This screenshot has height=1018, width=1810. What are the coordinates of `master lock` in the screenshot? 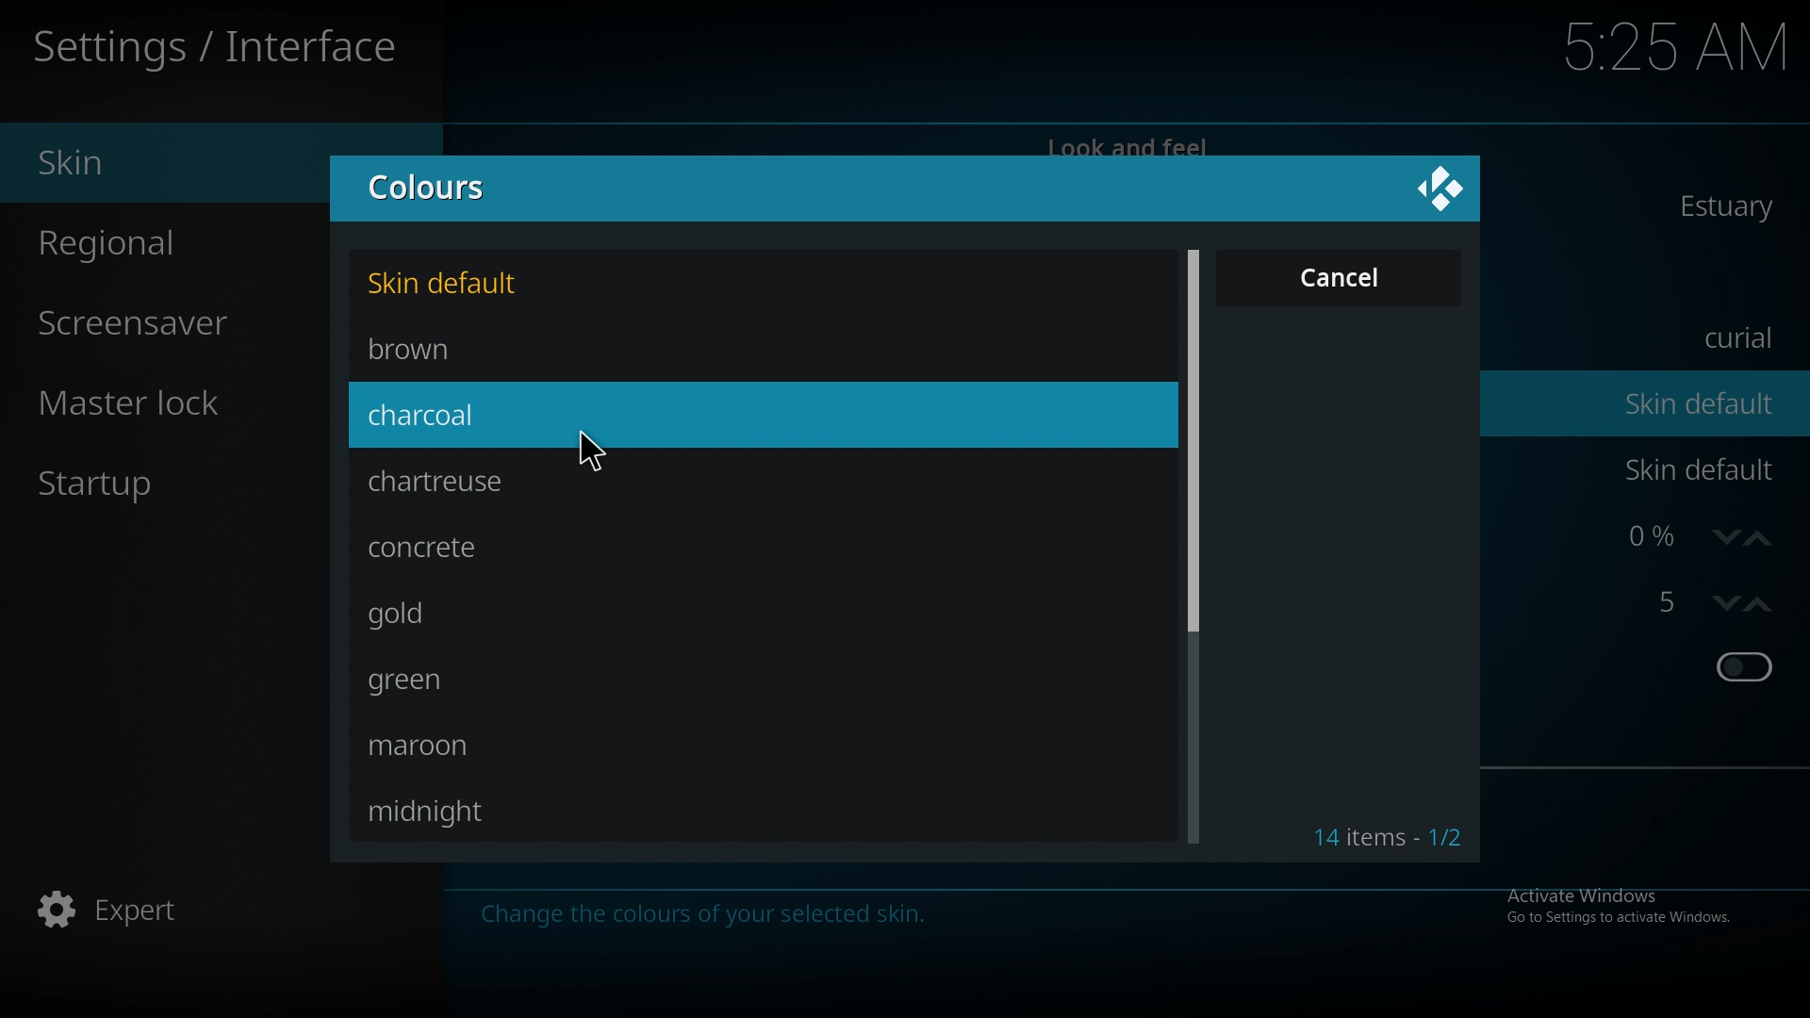 It's located at (167, 402).